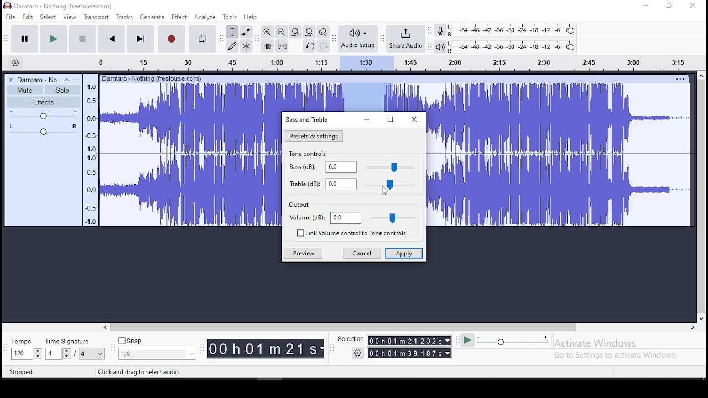 The width and height of the screenshot is (708, 398). What do you see at coordinates (512, 47) in the screenshot?
I see `playback level` at bounding box center [512, 47].